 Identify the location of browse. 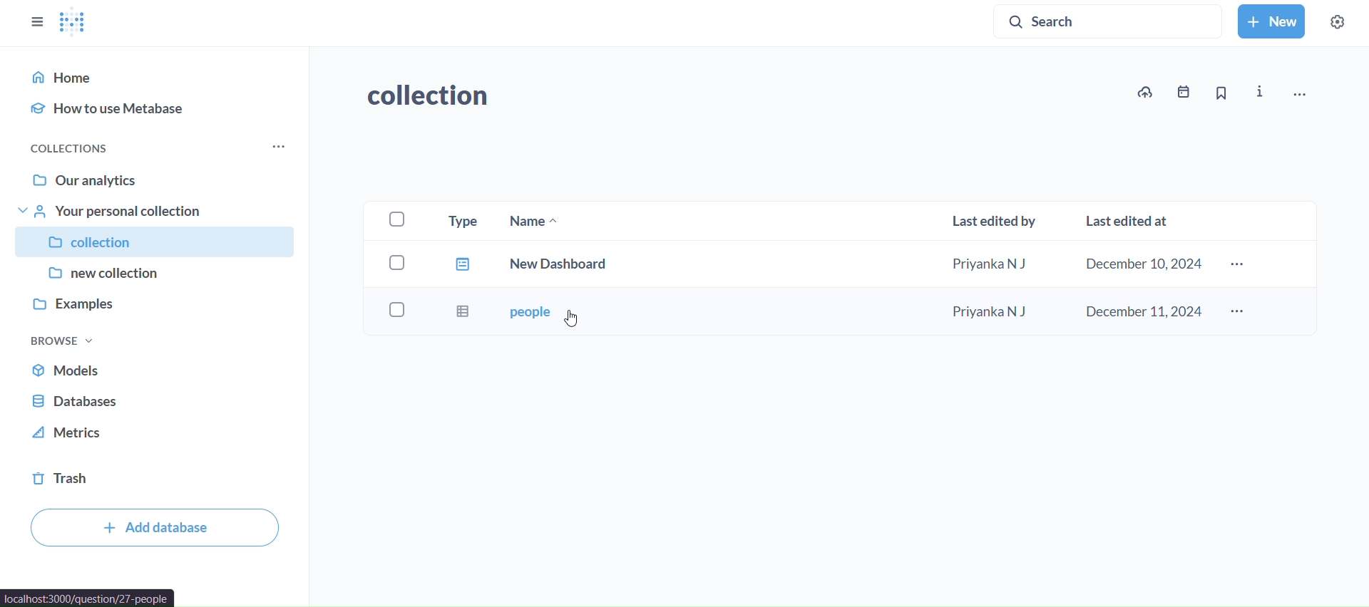
(61, 339).